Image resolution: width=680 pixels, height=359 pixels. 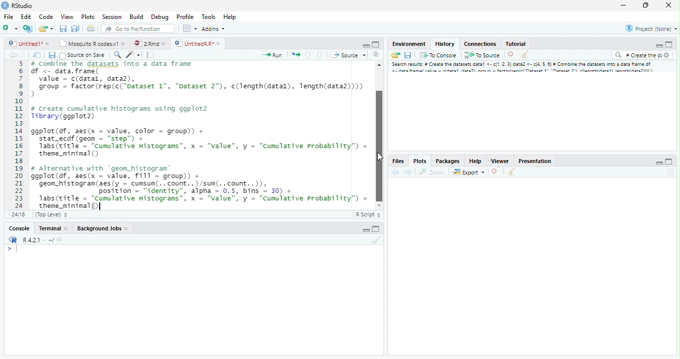 What do you see at coordinates (368, 214) in the screenshot?
I see `R Script` at bounding box center [368, 214].